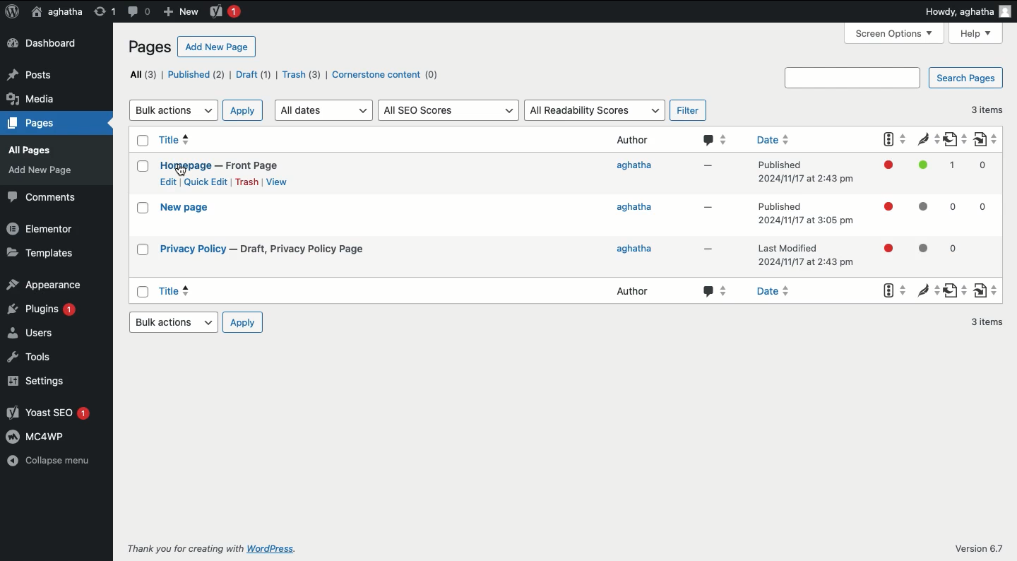 The image size is (1017, 561). What do you see at coordinates (887, 214) in the screenshot?
I see `SEO` at bounding box center [887, 214].